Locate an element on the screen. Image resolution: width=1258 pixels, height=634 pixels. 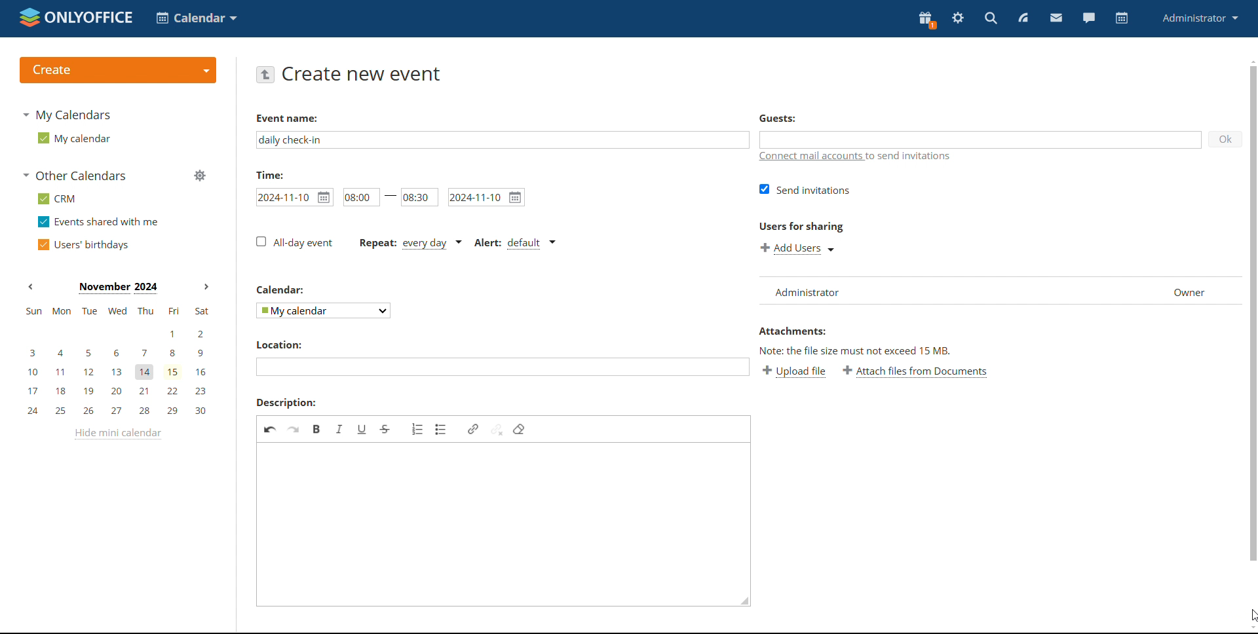
add event name is located at coordinates (502, 140).